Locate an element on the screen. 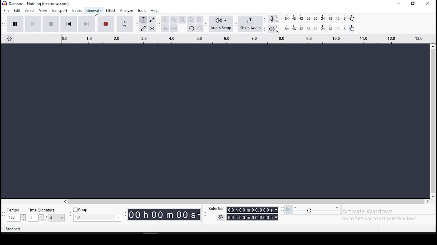 Image resolution: width=437 pixels, height=245 pixels. pause is located at coordinates (15, 23).